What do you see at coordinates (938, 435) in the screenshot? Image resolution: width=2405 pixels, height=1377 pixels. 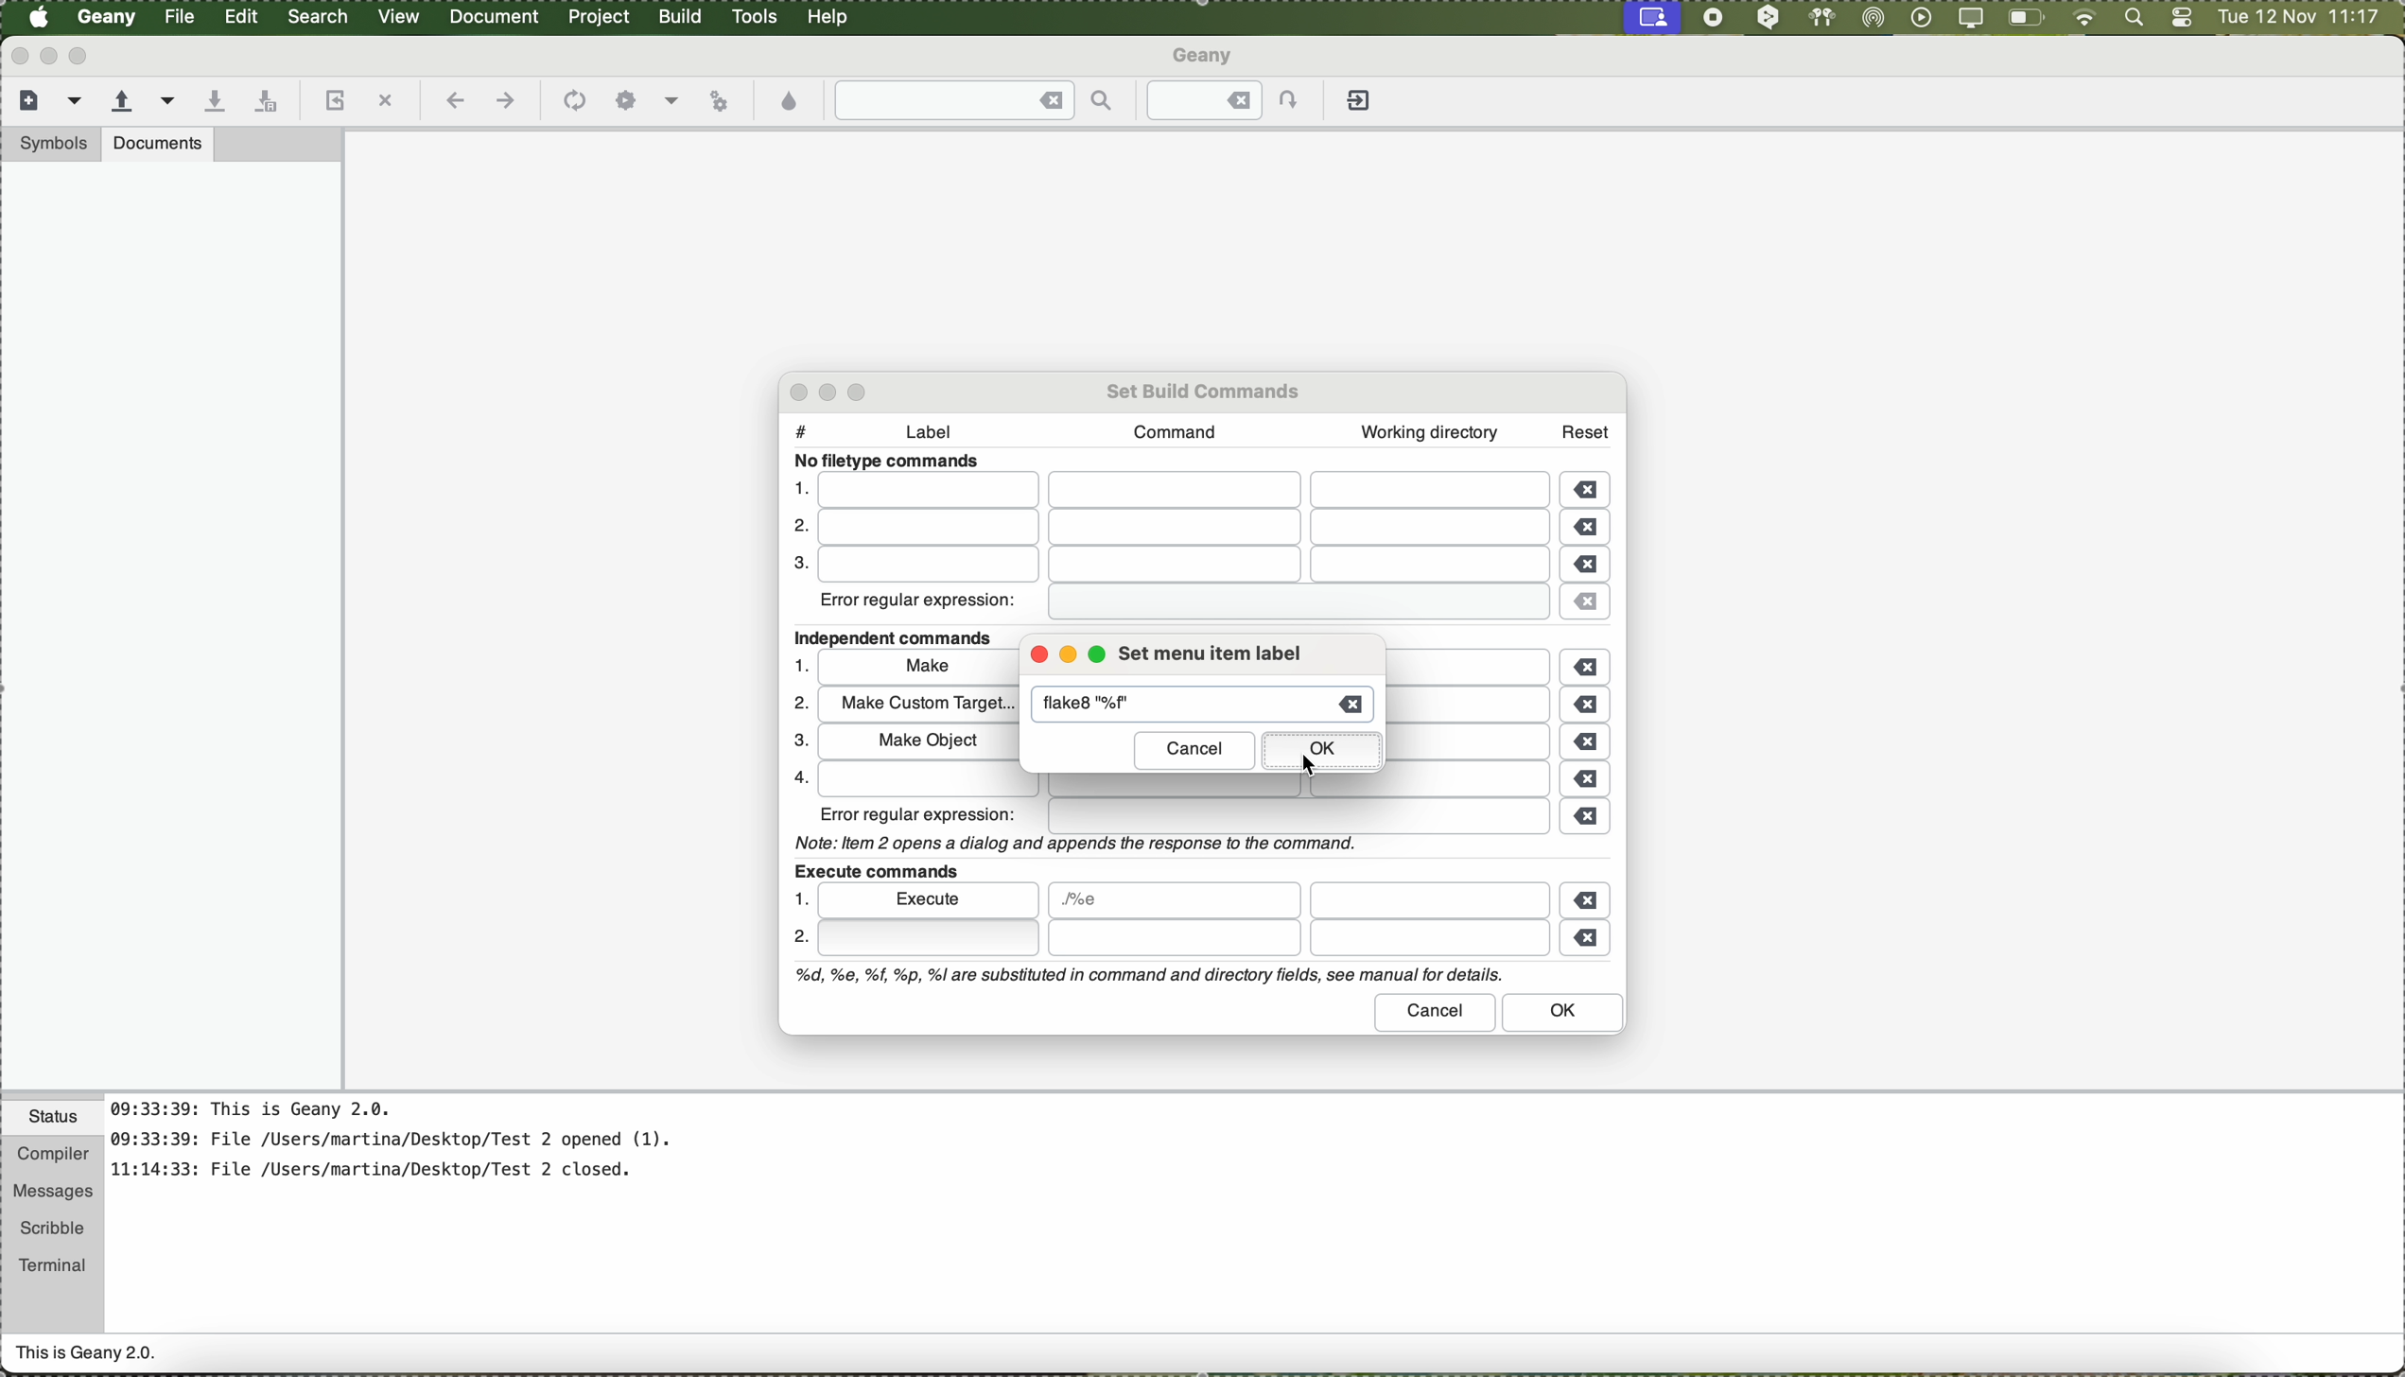 I see `label` at bounding box center [938, 435].